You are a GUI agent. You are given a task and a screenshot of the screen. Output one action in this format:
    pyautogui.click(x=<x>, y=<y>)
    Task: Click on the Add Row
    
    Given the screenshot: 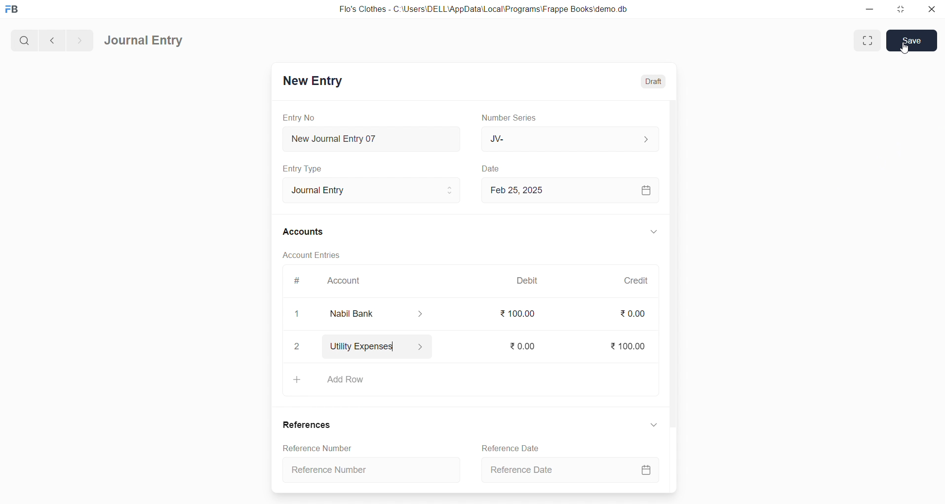 What is the action you would take?
    pyautogui.click(x=469, y=379)
    